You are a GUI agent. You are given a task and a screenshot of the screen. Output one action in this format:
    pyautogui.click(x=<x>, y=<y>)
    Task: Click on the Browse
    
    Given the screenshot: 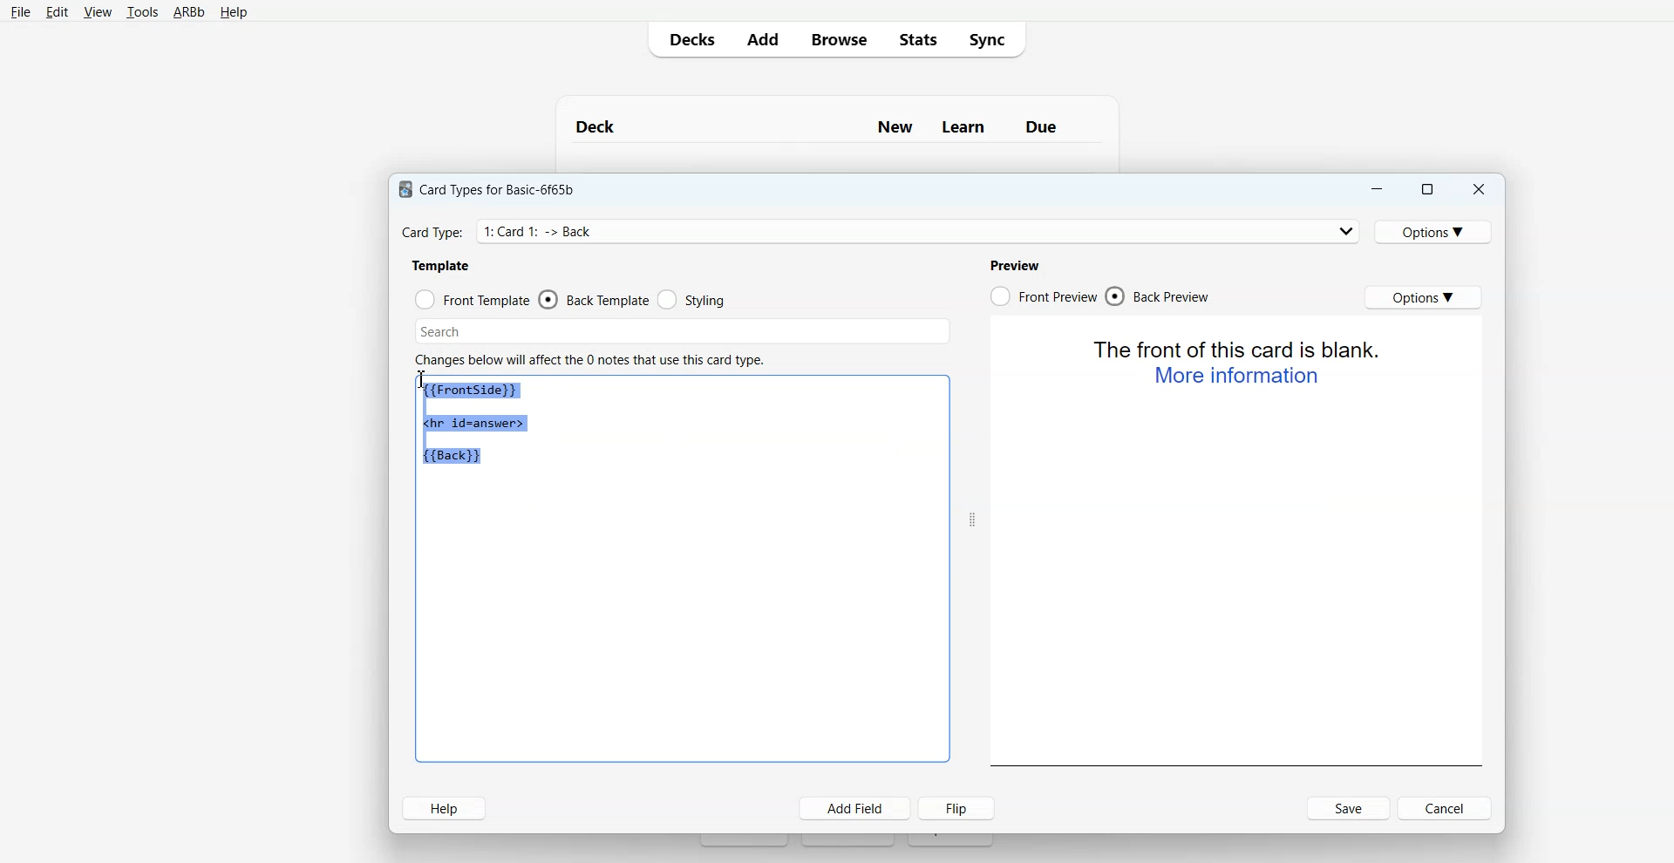 What is the action you would take?
    pyautogui.click(x=837, y=39)
    